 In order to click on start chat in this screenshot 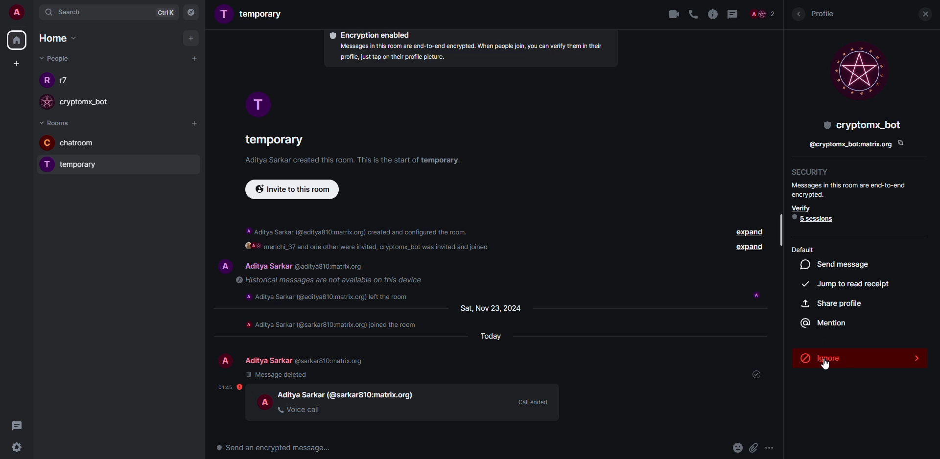, I will do `click(194, 58)`.